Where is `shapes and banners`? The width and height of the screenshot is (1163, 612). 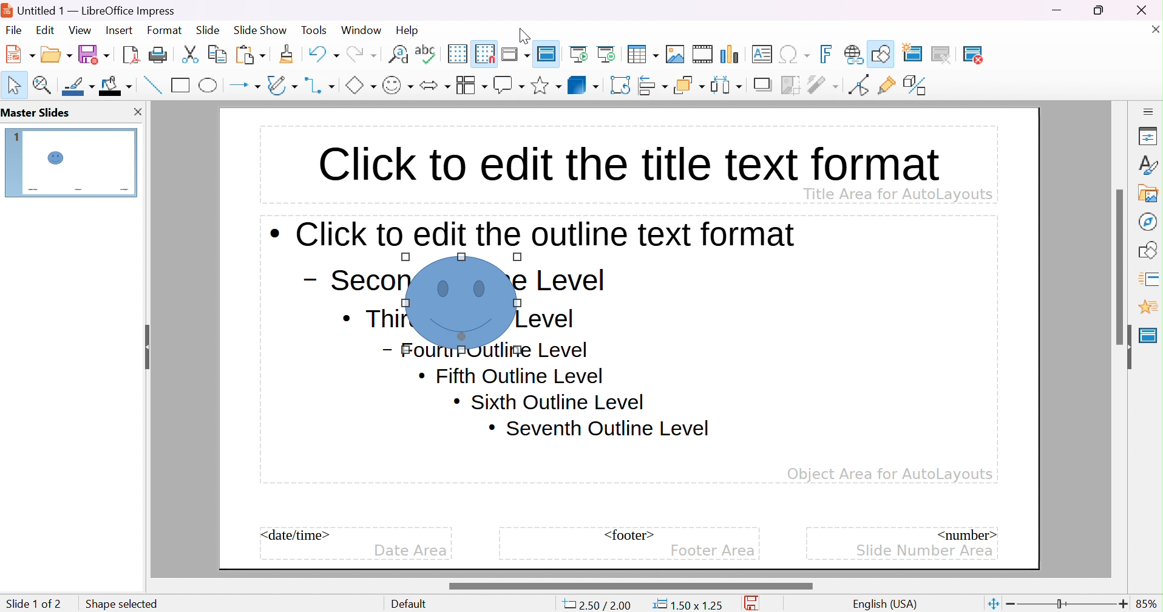
shapes and banners is located at coordinates (546, 86).